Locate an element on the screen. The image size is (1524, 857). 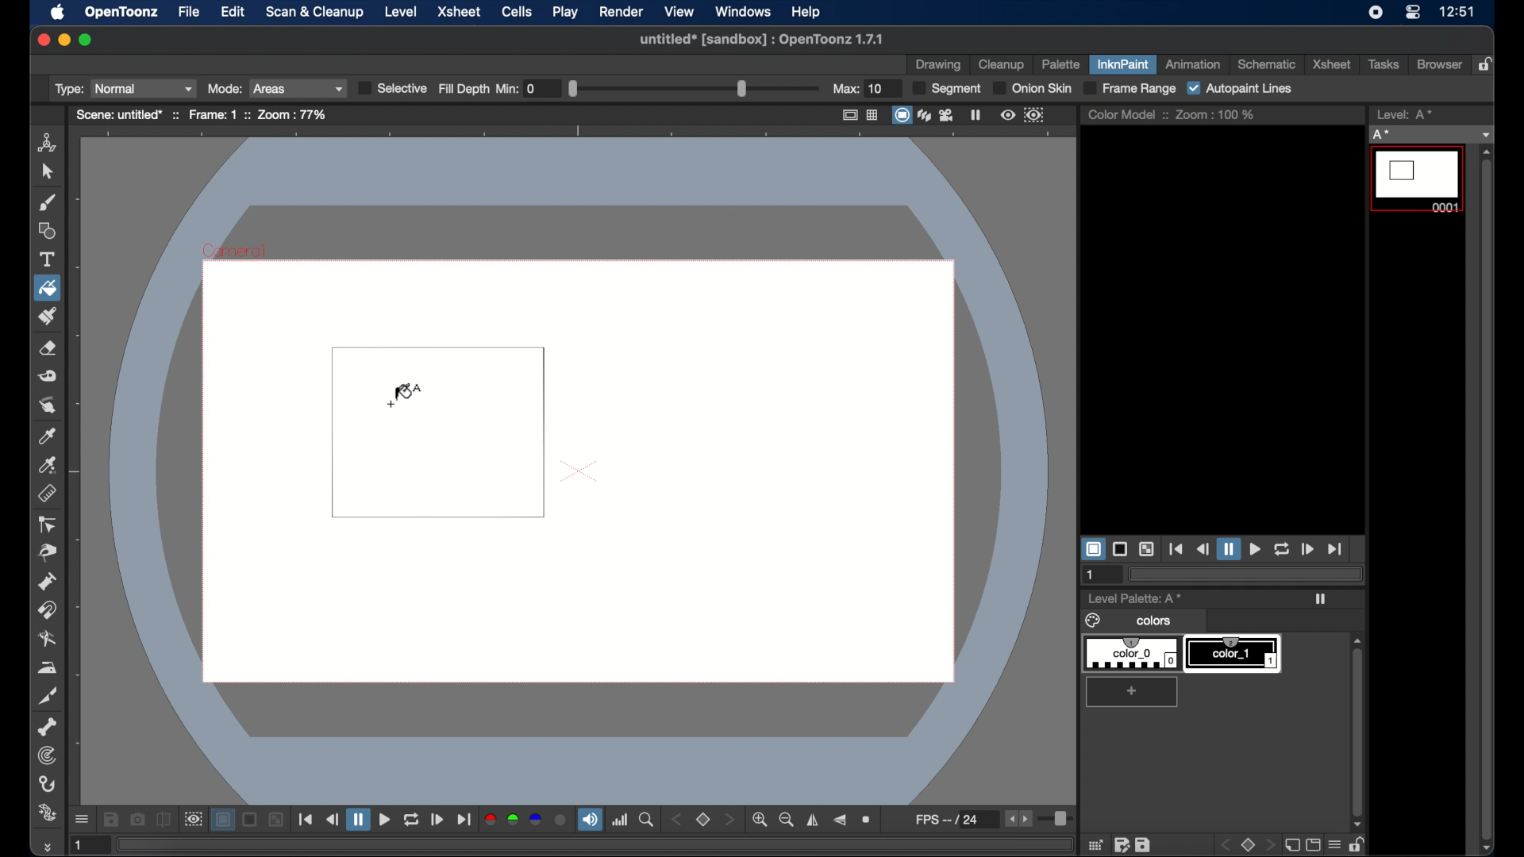
autopaint lines is located at coordinates (1239, 89).